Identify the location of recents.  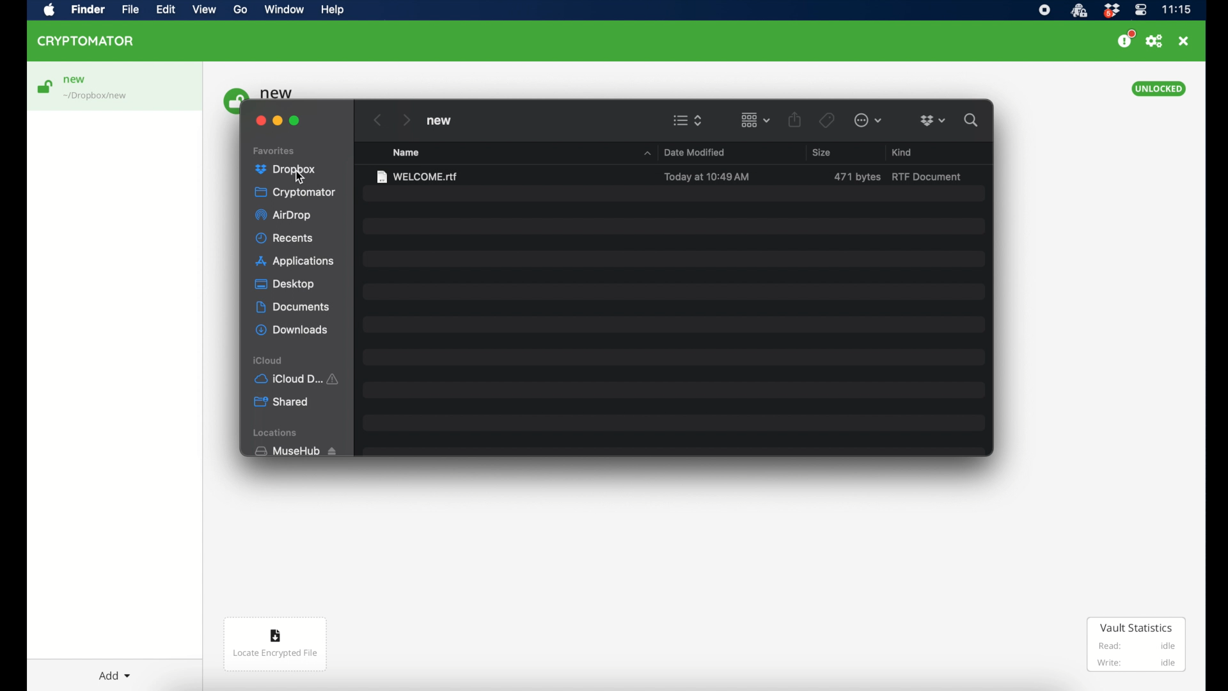
(285, 238).